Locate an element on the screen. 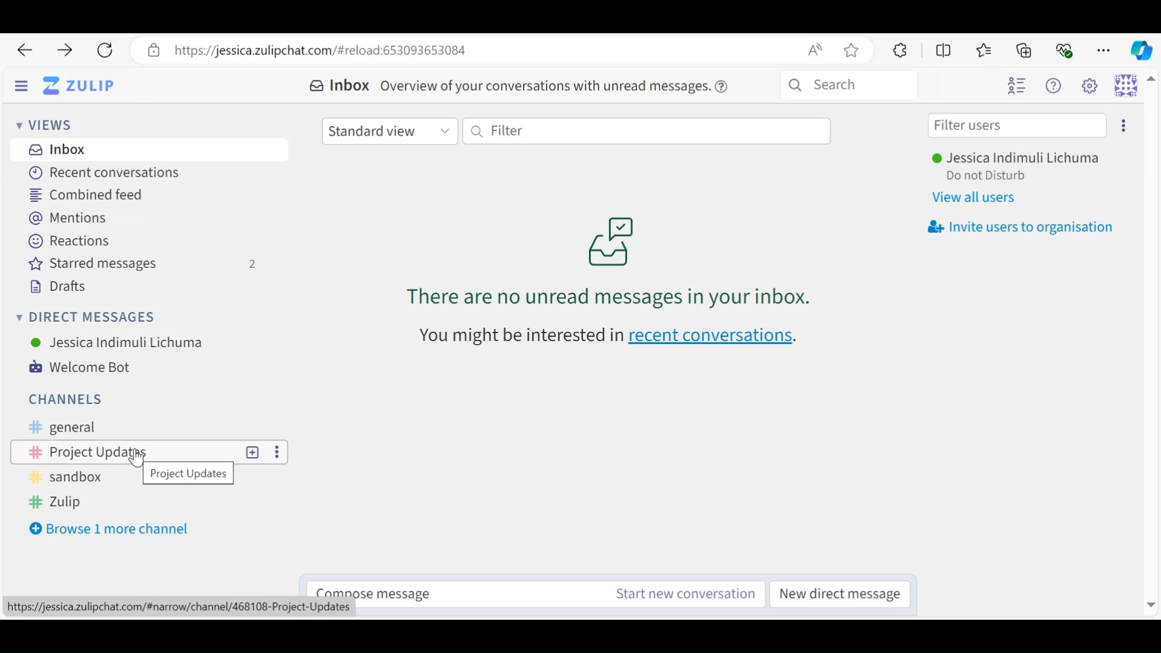  Settigs and more is located at coordinates (1105, 50).